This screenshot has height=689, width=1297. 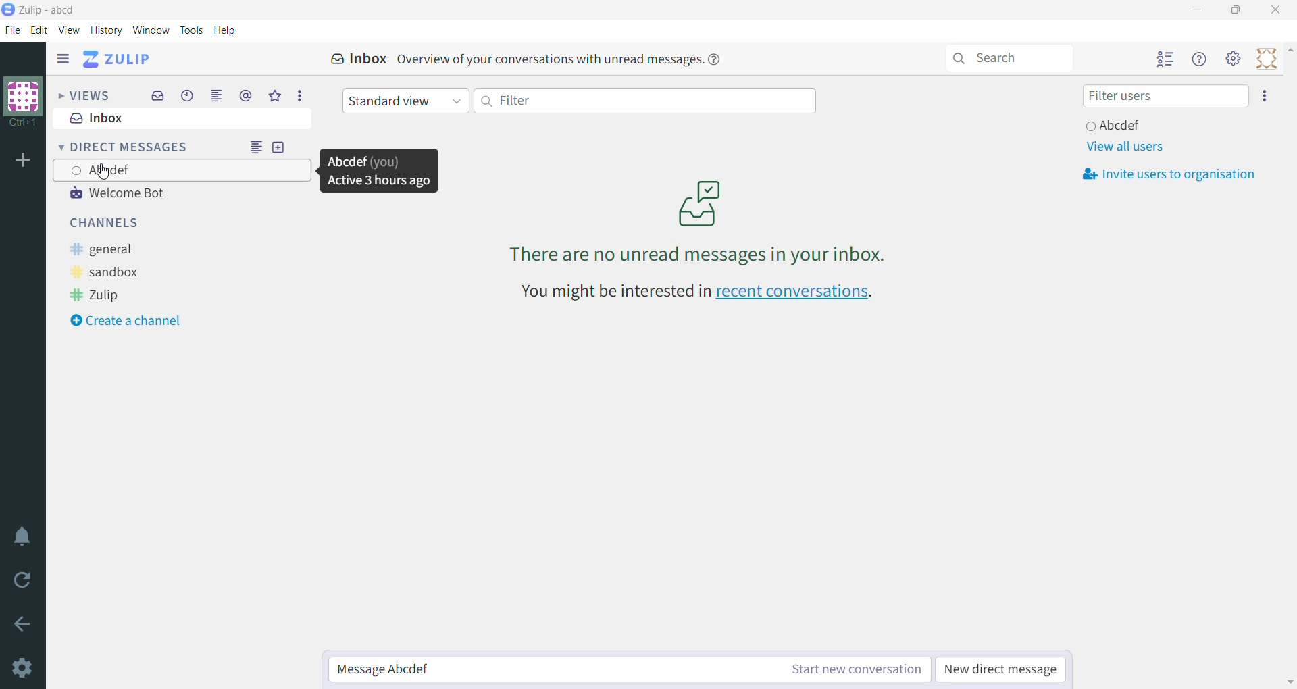 I want to click on User and status, so click(x=378, y=170).